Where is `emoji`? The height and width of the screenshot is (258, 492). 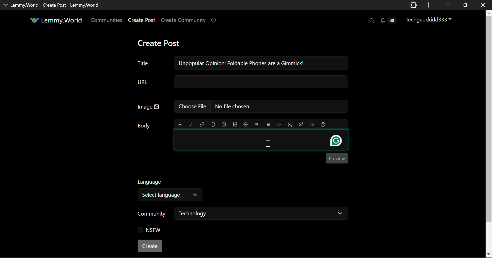
emoji is located at coordinates (212, 124).